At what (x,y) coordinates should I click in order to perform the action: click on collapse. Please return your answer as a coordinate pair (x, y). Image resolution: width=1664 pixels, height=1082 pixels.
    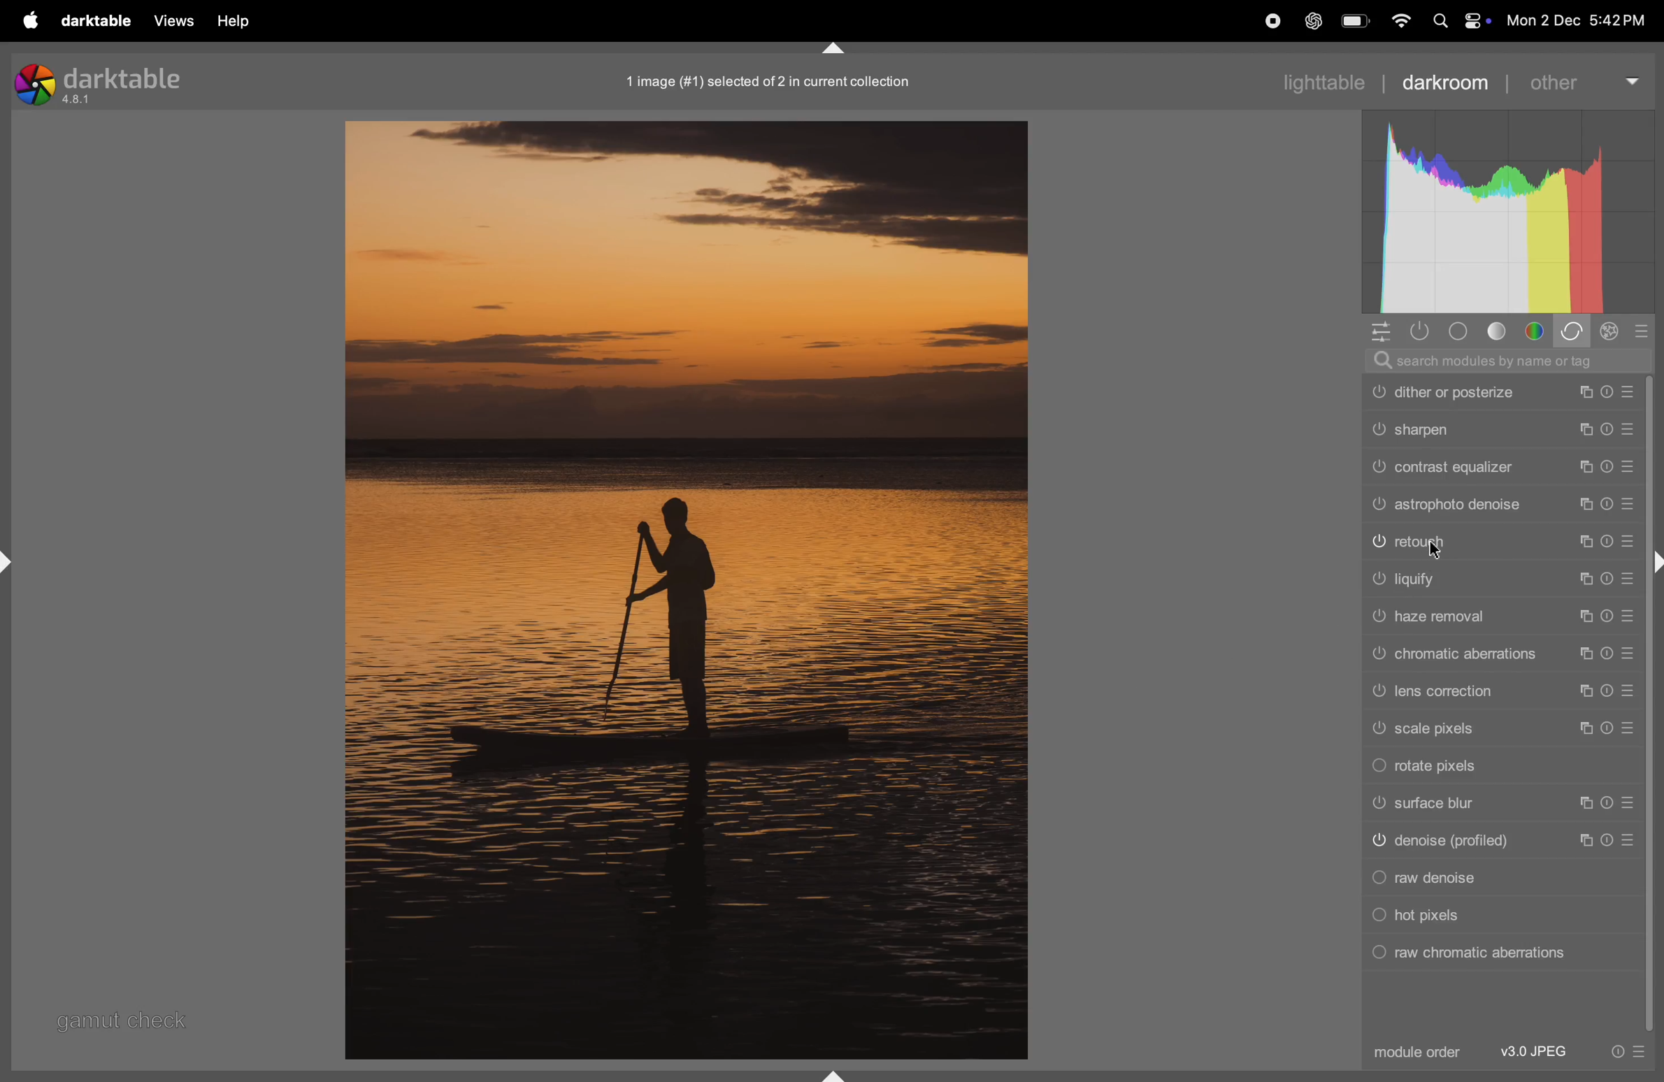
    Looking at the image, I should click on (1654, 563).